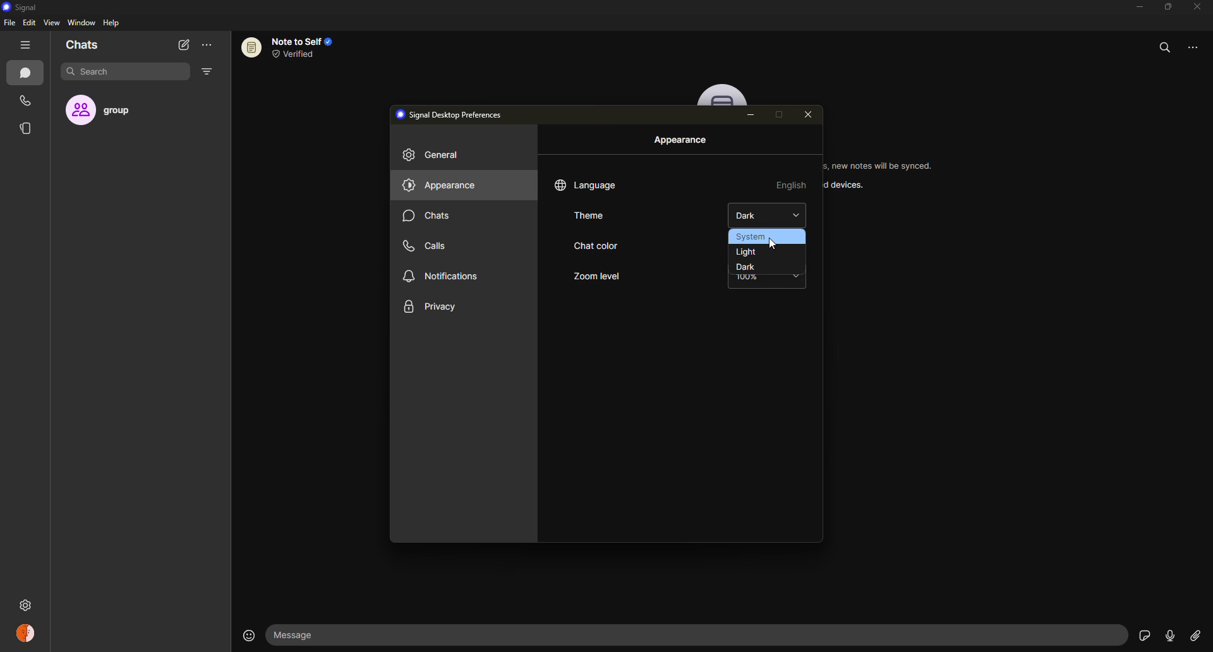 The width and height of the screenshot is (1213, 652). What do you see at coordinates (453, 114) in the screenshot?
I see `desktop preferences` at bounding box center [453, 114].